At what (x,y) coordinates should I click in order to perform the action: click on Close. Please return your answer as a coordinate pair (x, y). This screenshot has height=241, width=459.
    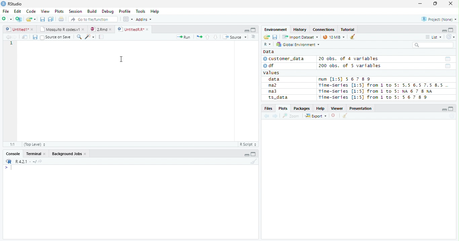
    Looking at the image, I should click on (450, 4).